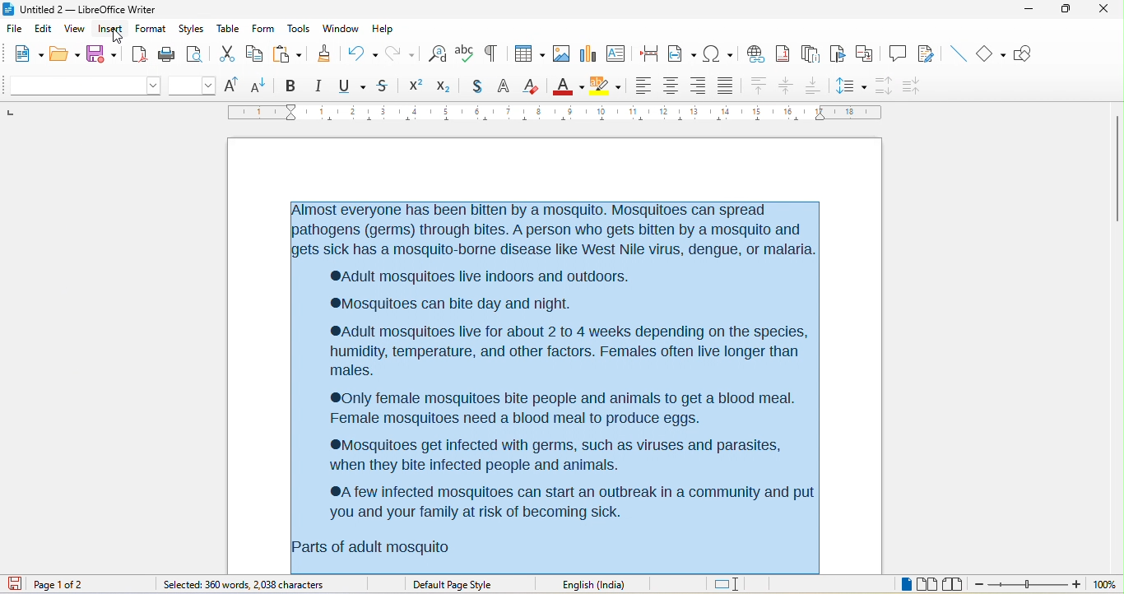 The width and height of the screenshot is (1124, 594). I want to click on align right, so click(698, 86).